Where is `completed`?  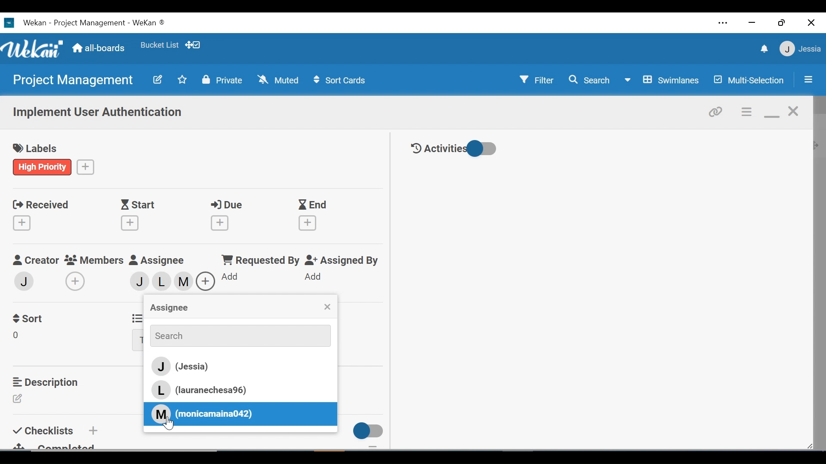 completed is located at coordinates (60, 446).